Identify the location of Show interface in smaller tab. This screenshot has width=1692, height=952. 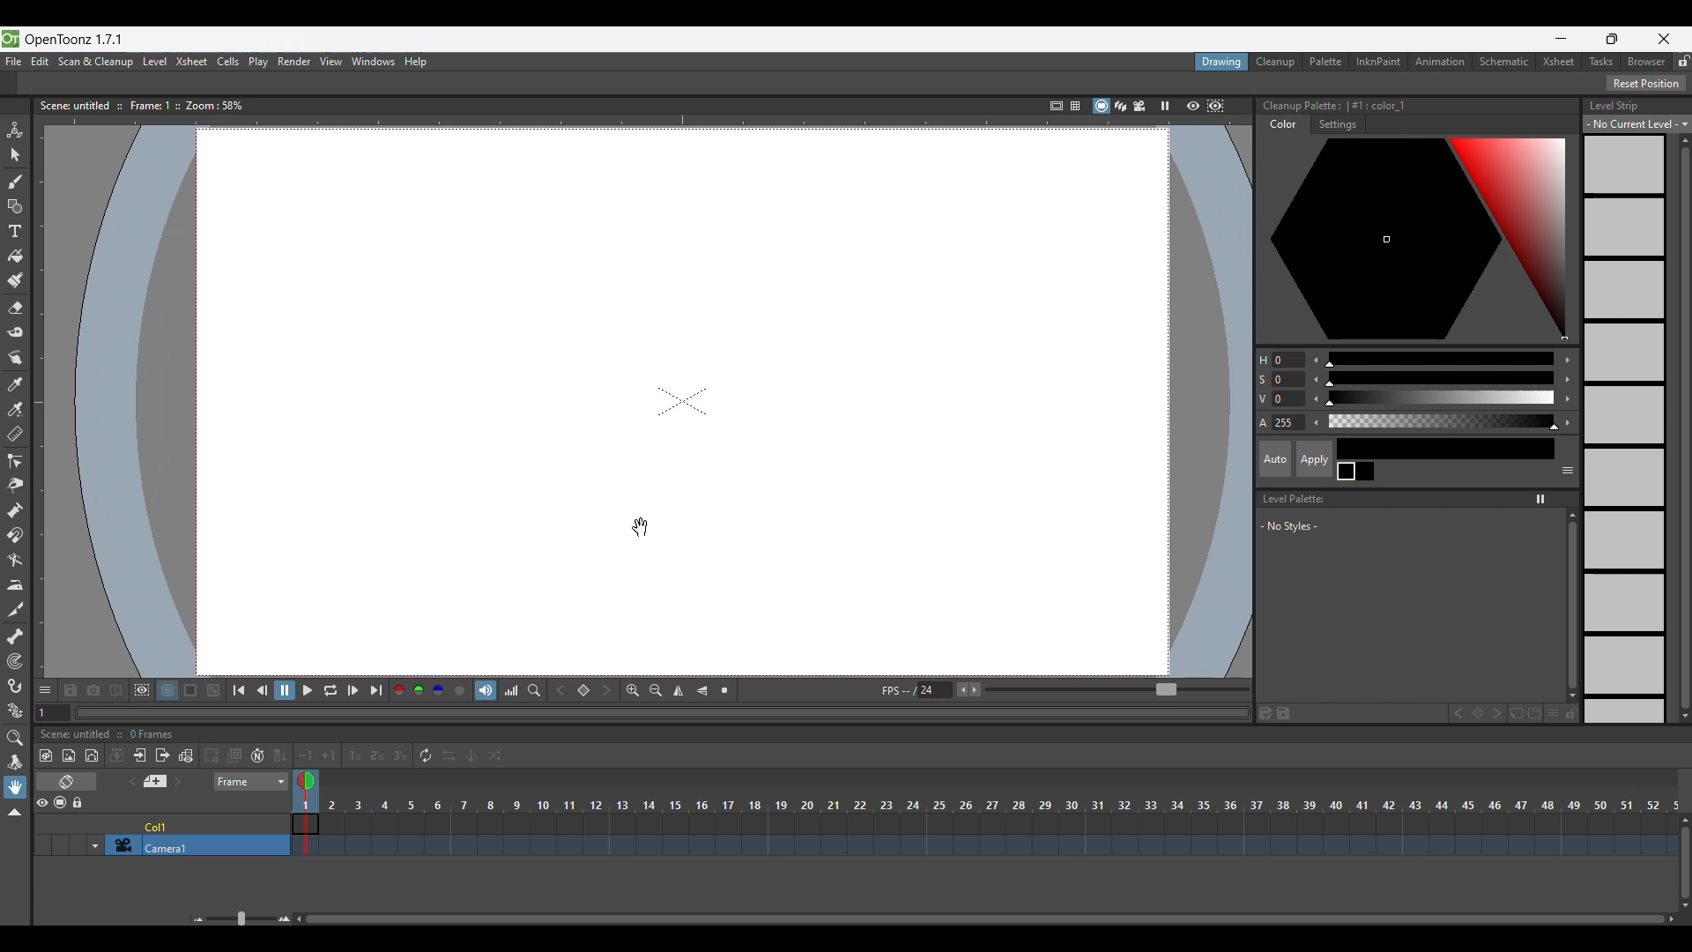
(1612, 39).